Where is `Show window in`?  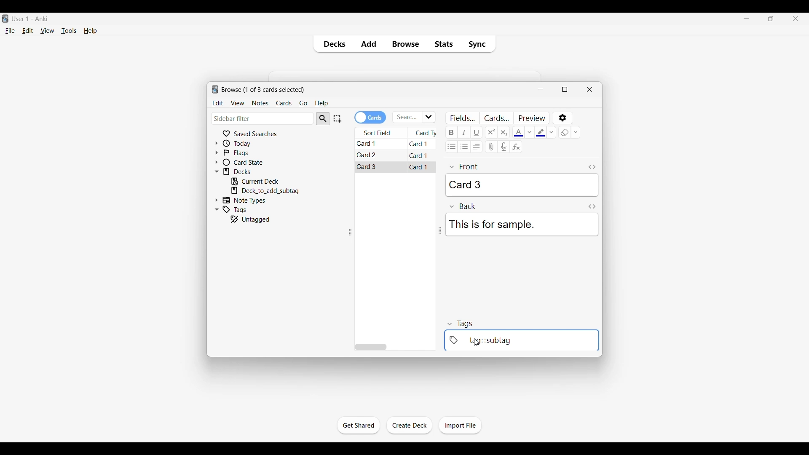
Show window in is located at coordinates (565, 89).